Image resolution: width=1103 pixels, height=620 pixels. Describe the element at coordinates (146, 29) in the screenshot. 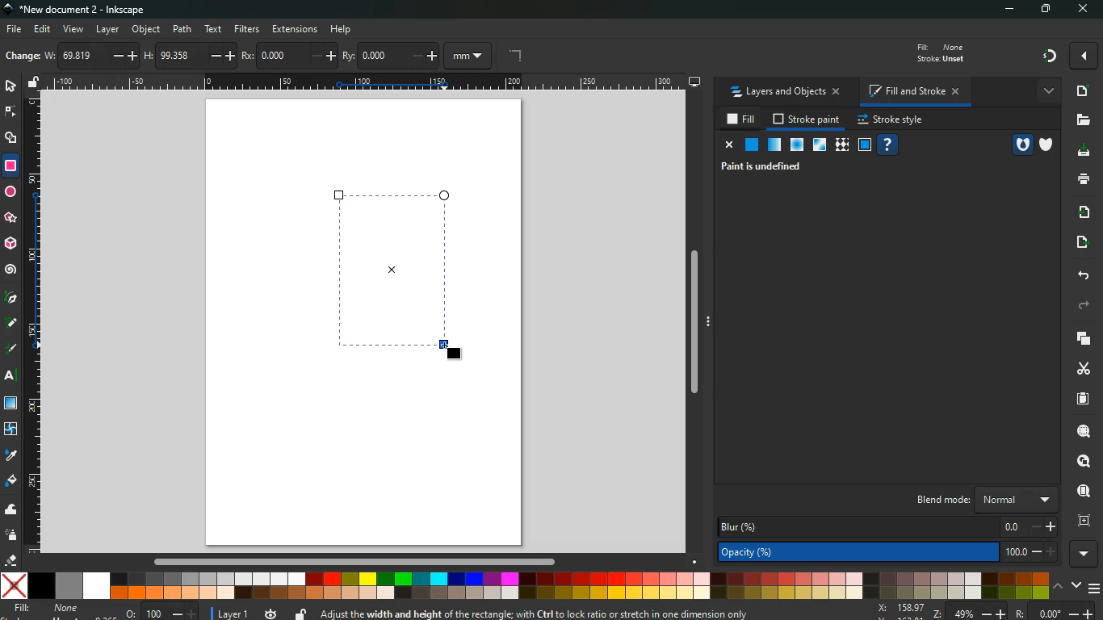

I see `object` at that location.